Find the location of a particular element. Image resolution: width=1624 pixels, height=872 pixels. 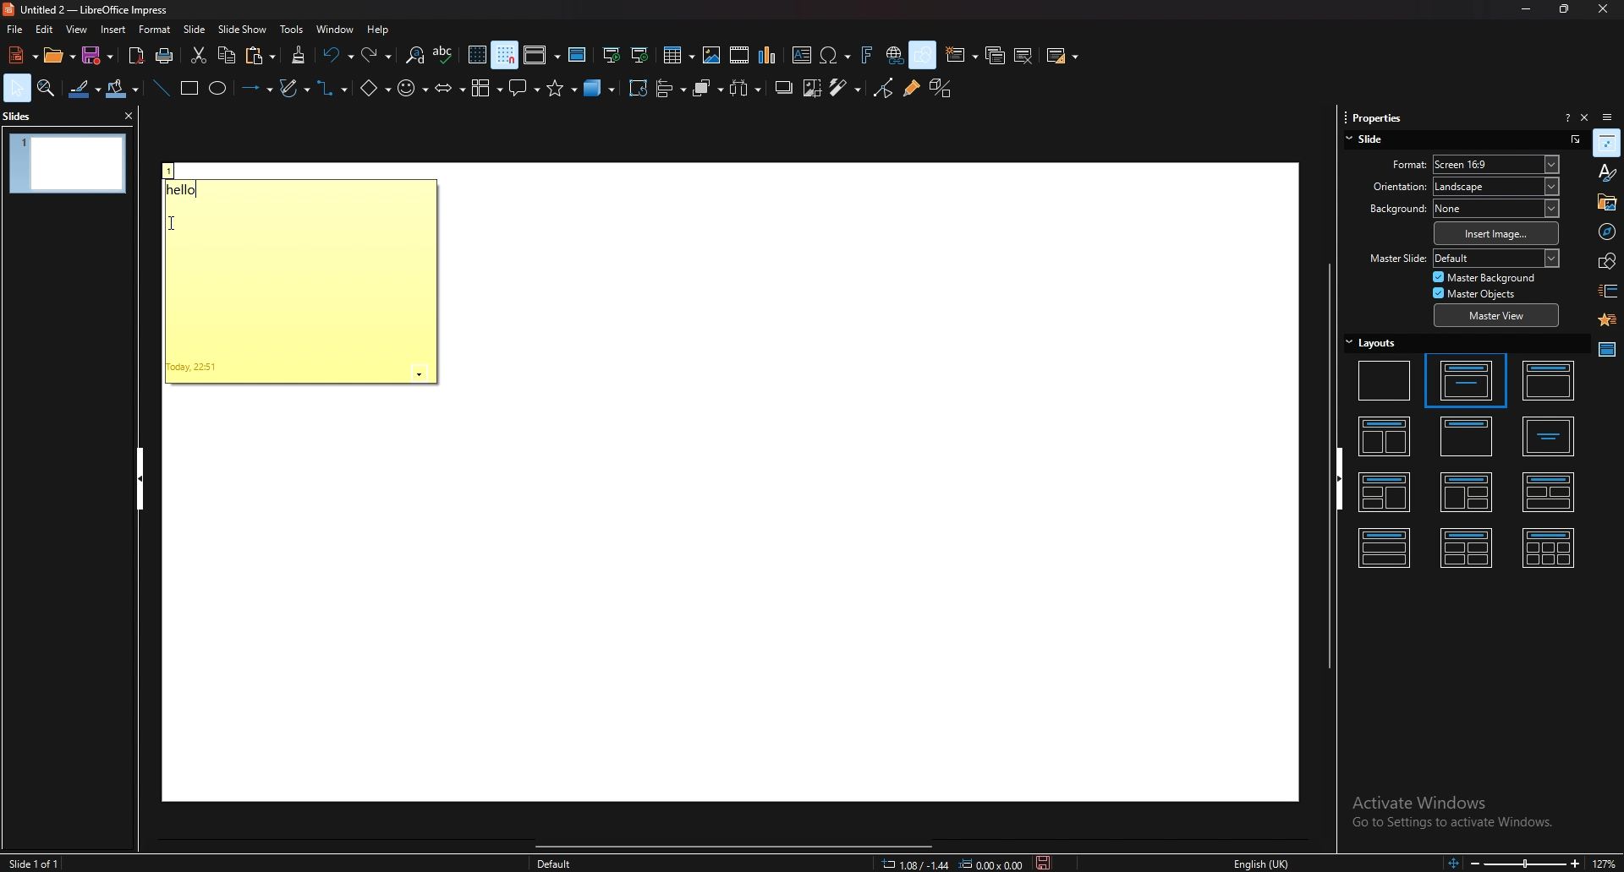

new is located at coordinates (20, 55).